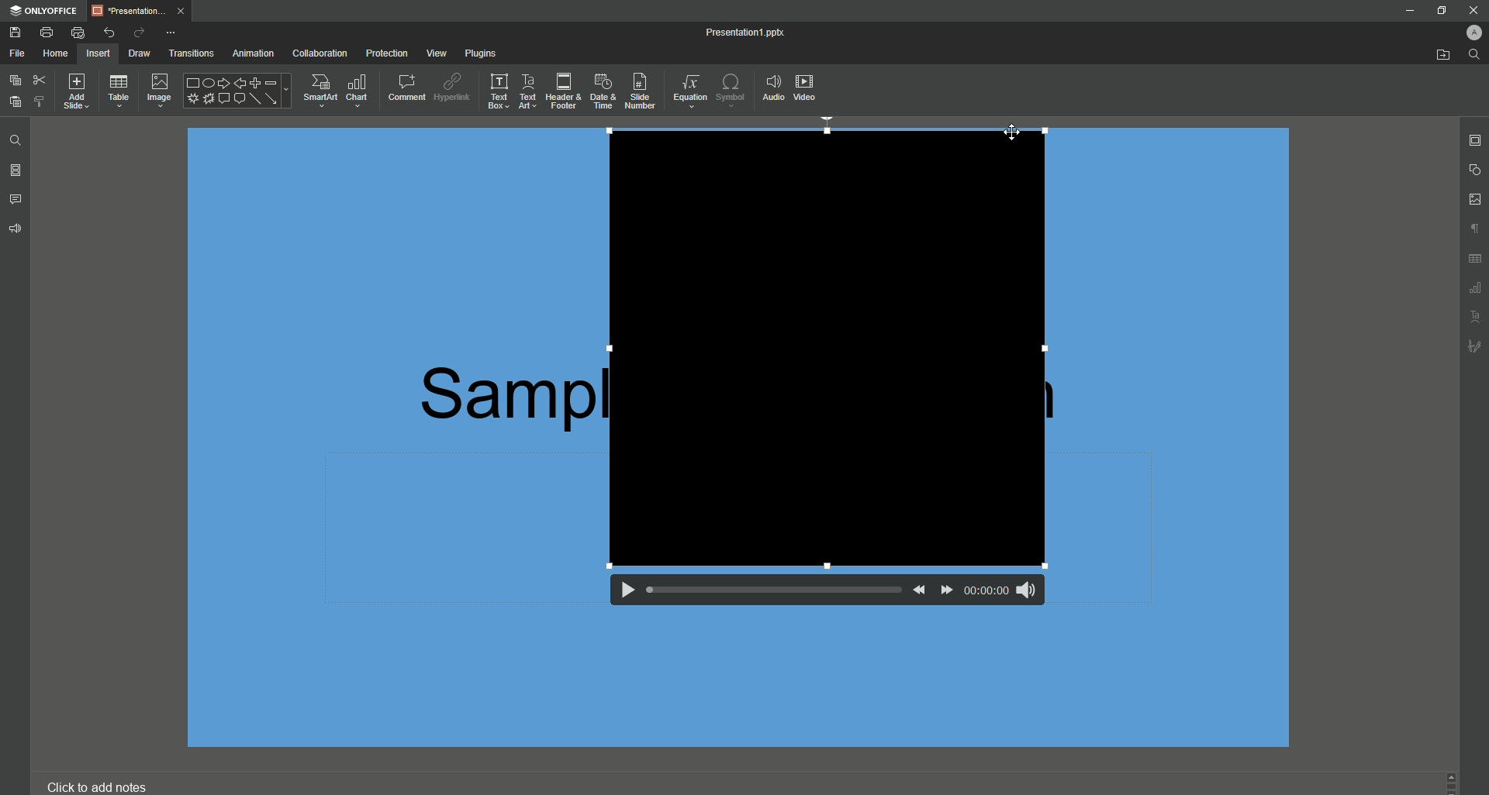 The width and height of the screenshot is (1489, 795). Describe the element at coordinates (190, 54) in the screenshot. I see `Transitions` at that location.